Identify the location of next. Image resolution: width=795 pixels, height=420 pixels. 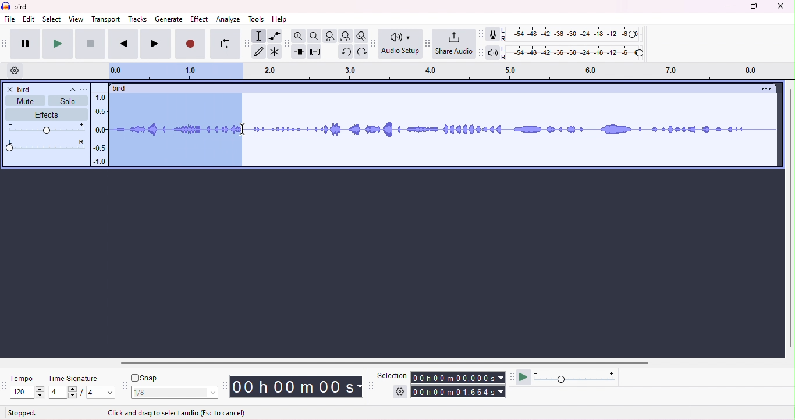
(156, 44).